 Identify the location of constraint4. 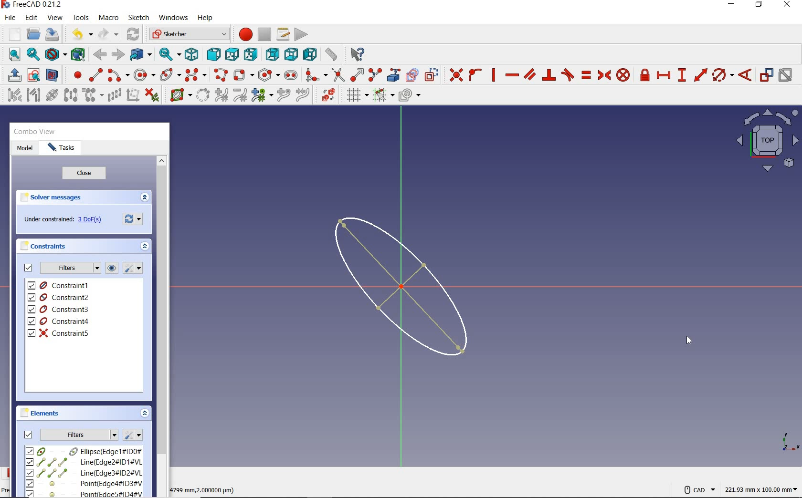
(59, 322).